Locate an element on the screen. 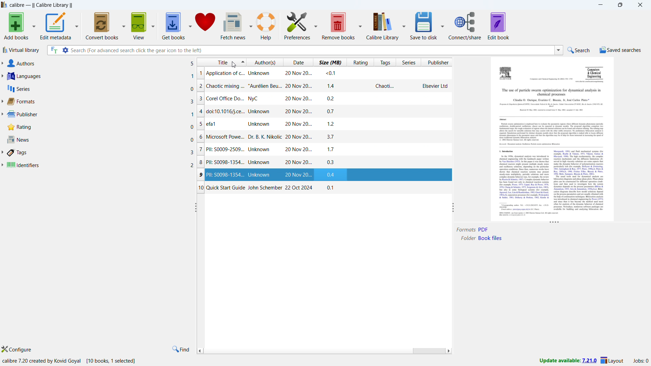 This screenshot has height=366, width=651. search full text is located at coordinates (53, 50).